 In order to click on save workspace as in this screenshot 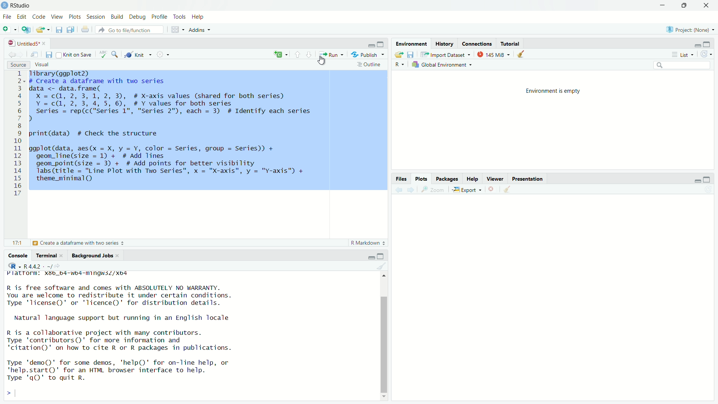, I will do `click(411, 55)`.